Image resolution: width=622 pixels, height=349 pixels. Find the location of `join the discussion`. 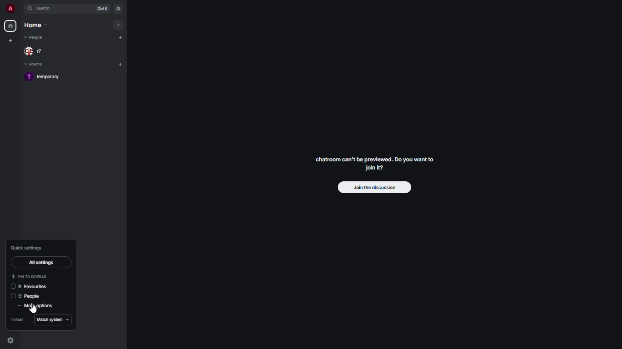

join the discussion is located at coordinates (374, 188).